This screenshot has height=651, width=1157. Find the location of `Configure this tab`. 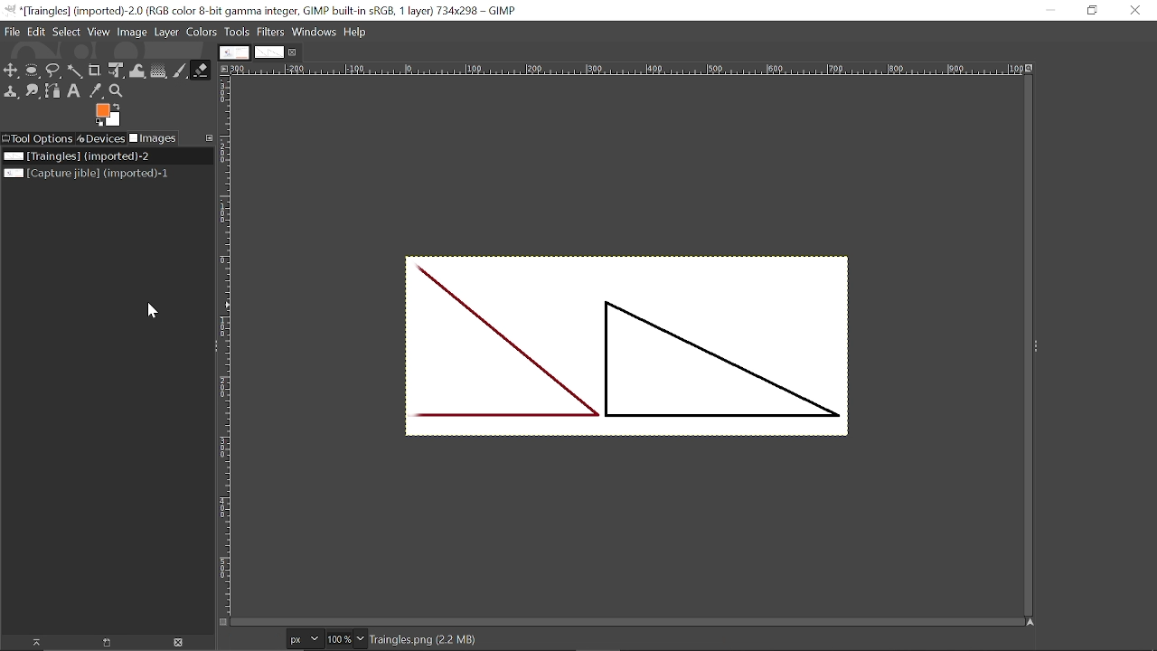

Configure this tab is located at coordinates (207, 139).